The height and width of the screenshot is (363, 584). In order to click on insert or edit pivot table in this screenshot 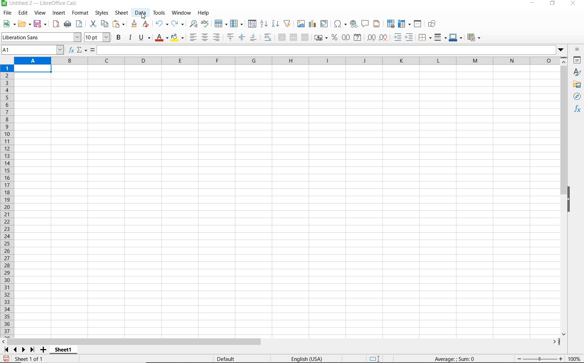, I will do `click(325, 24)`.